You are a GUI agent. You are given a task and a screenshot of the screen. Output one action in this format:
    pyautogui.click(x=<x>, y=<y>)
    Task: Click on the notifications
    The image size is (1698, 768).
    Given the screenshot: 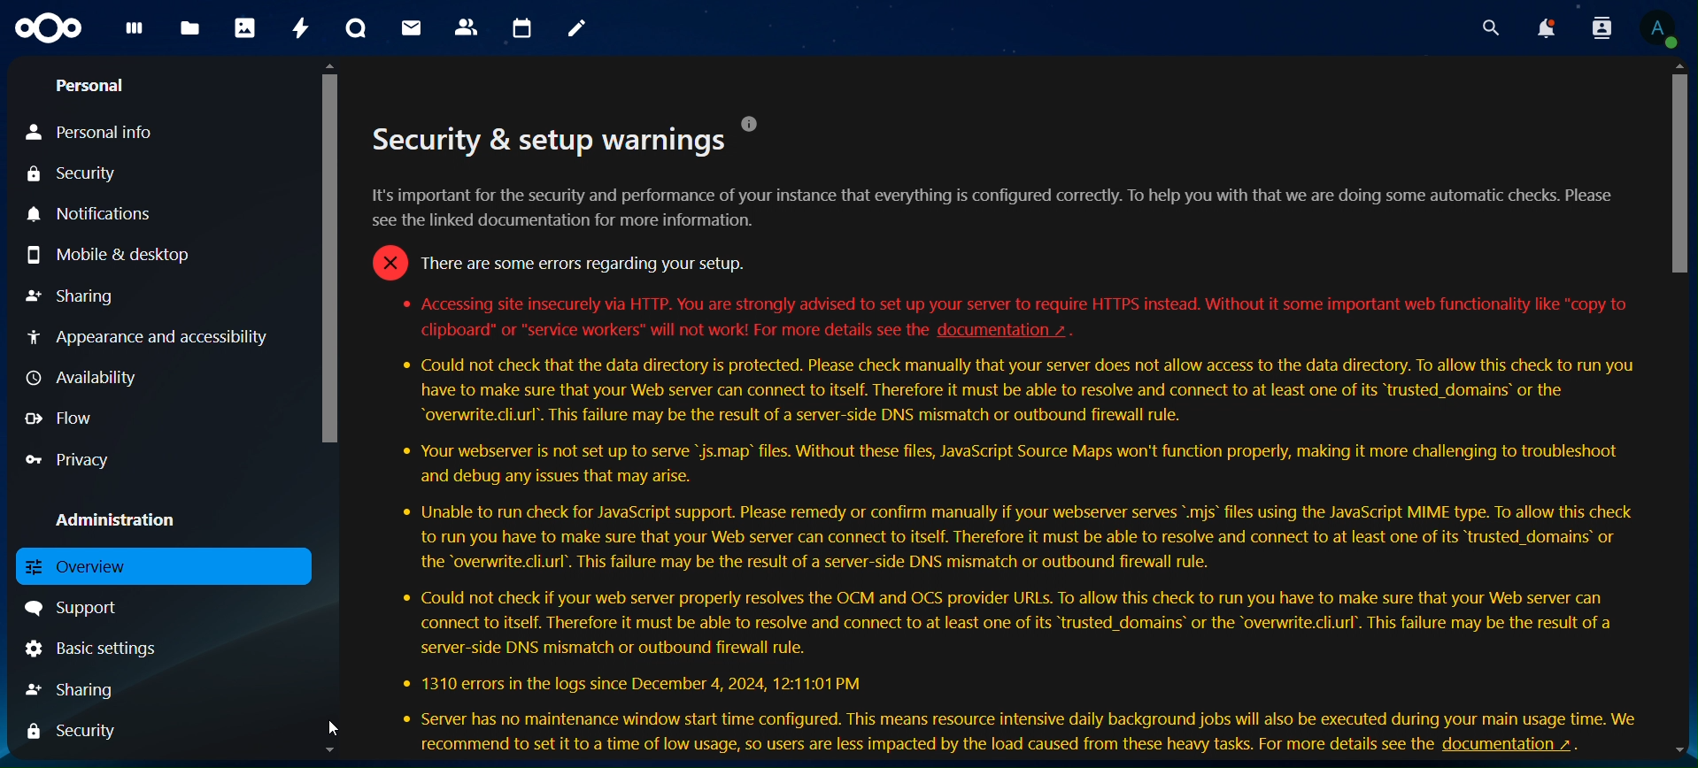 What is the action you would take?
    pyautogui.click(x=92, y=213)
    